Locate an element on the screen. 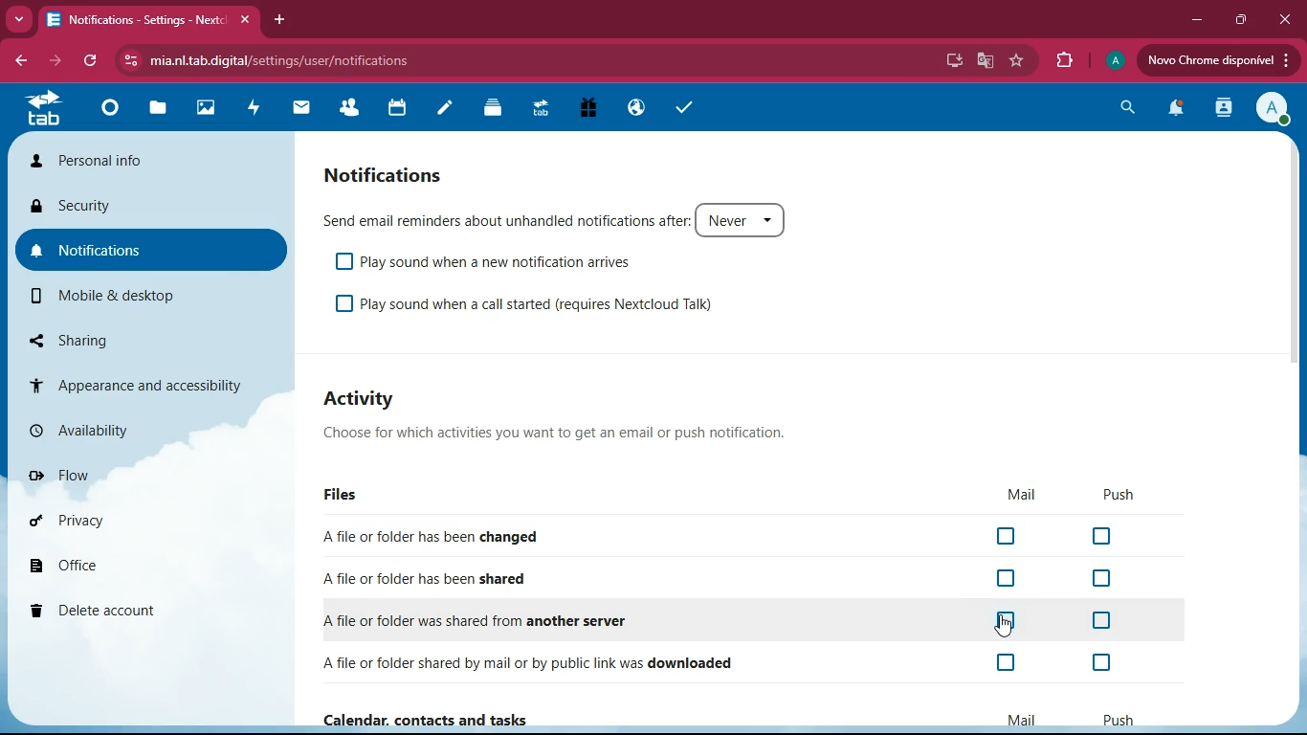 The height and width of the screenshot is (735, 1307). another server is located at coordinates (495, 619).